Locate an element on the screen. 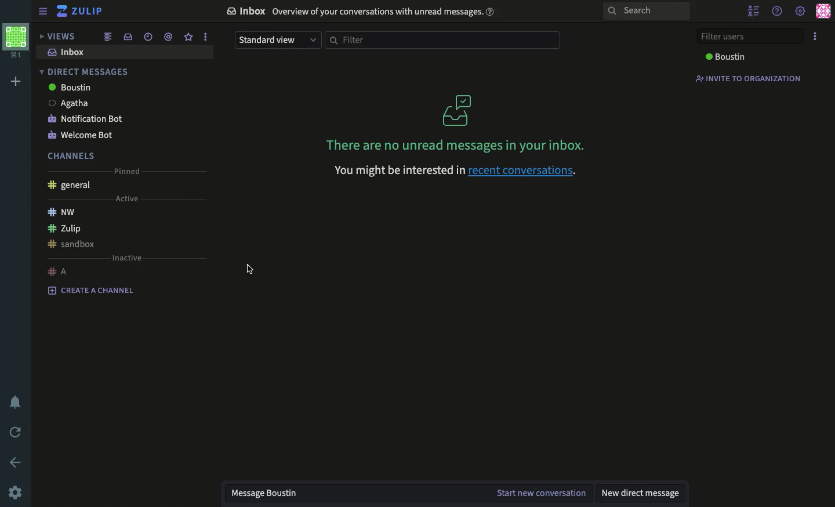 Image resolution: width=835 pixels, height=507 pixels. There are no unread messages in your inbox. is located at coordinates (457, 122).